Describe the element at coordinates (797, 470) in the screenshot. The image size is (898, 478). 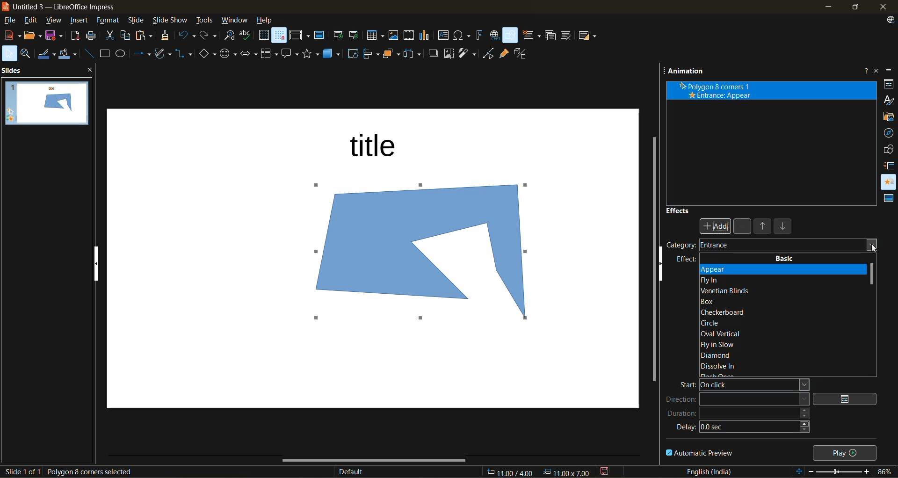
I see `fit to slide` at that location.